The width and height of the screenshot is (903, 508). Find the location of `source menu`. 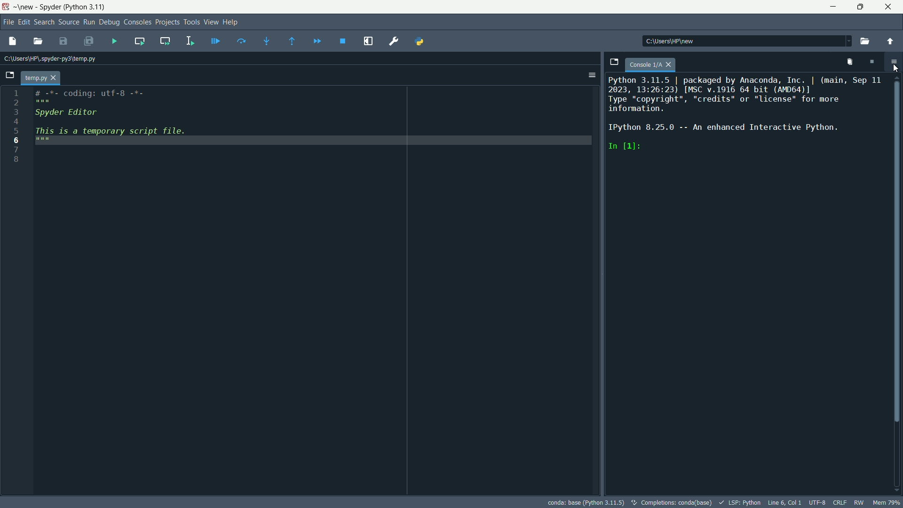

source menu is located at coordinates (69, 22).